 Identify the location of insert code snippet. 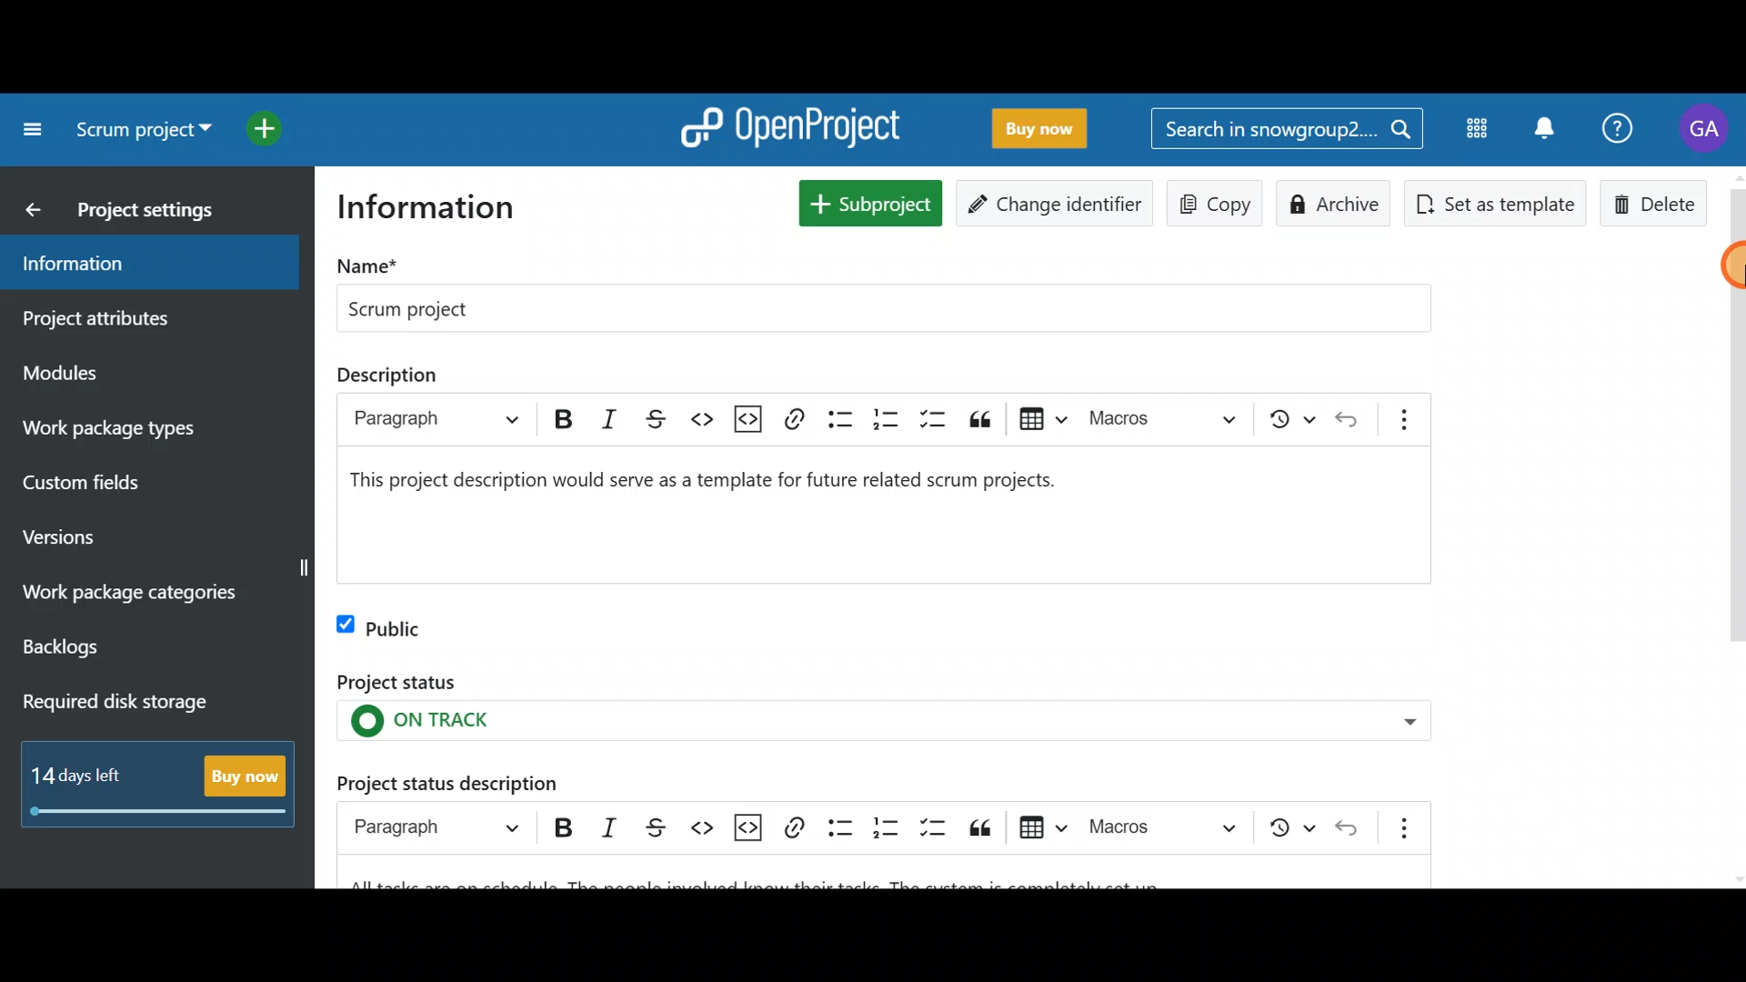
(749, 418).